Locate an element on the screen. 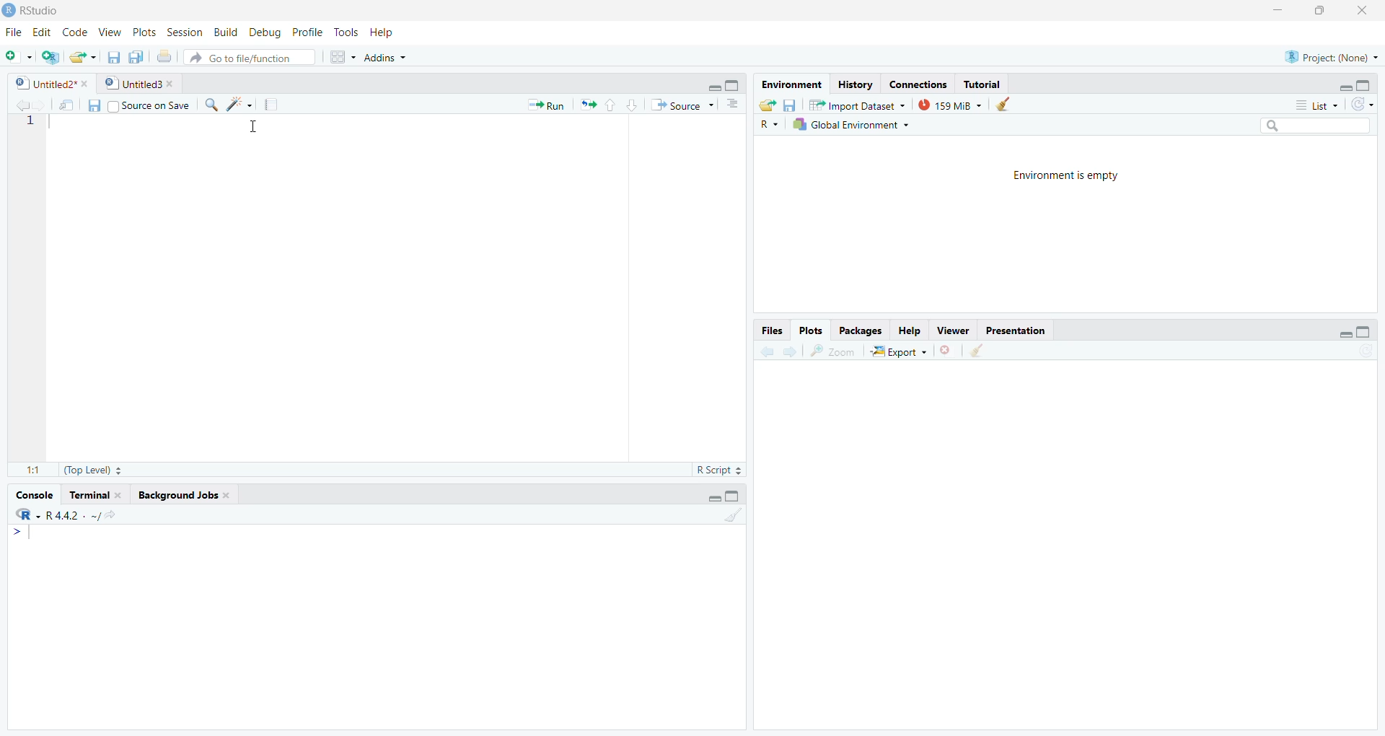 The width and height of the screenshot is (1385, 736). clean is located at coordinates (1001, 104).